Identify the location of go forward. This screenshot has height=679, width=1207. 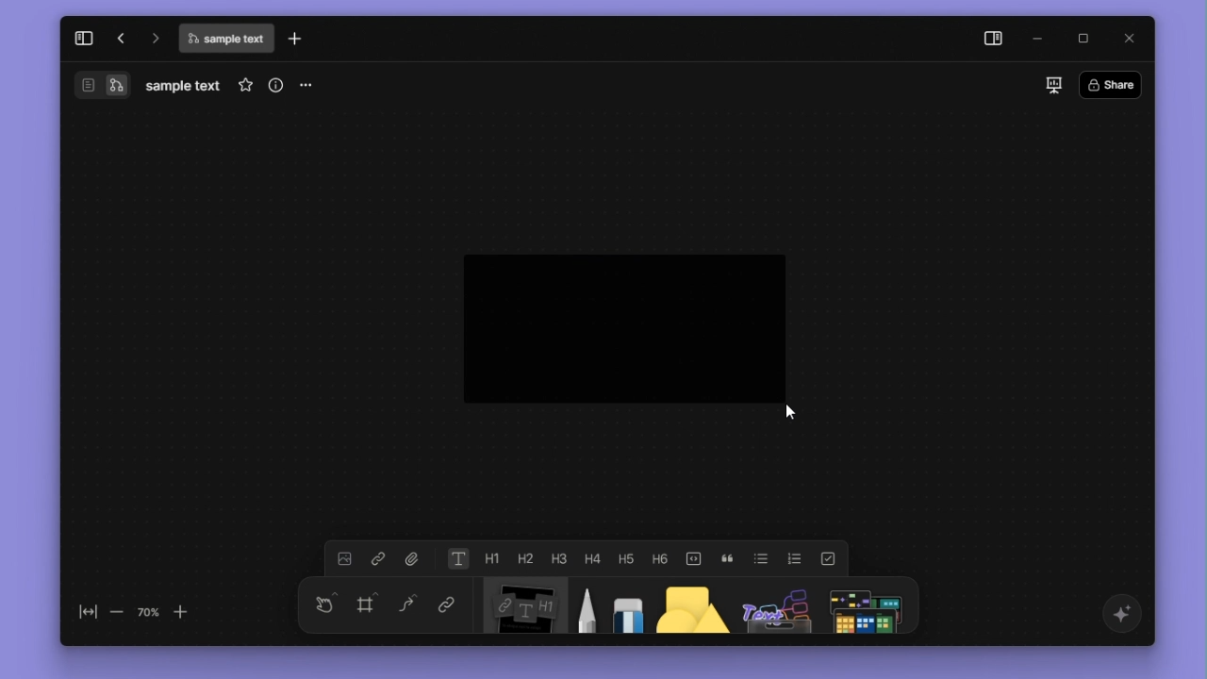
(153, 37).